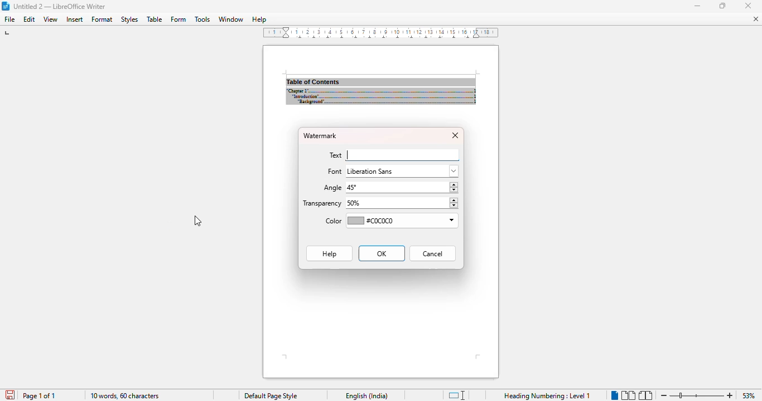 The height and width of the screenshot is (401, 762). I want to click on edit, so click(30, 19).